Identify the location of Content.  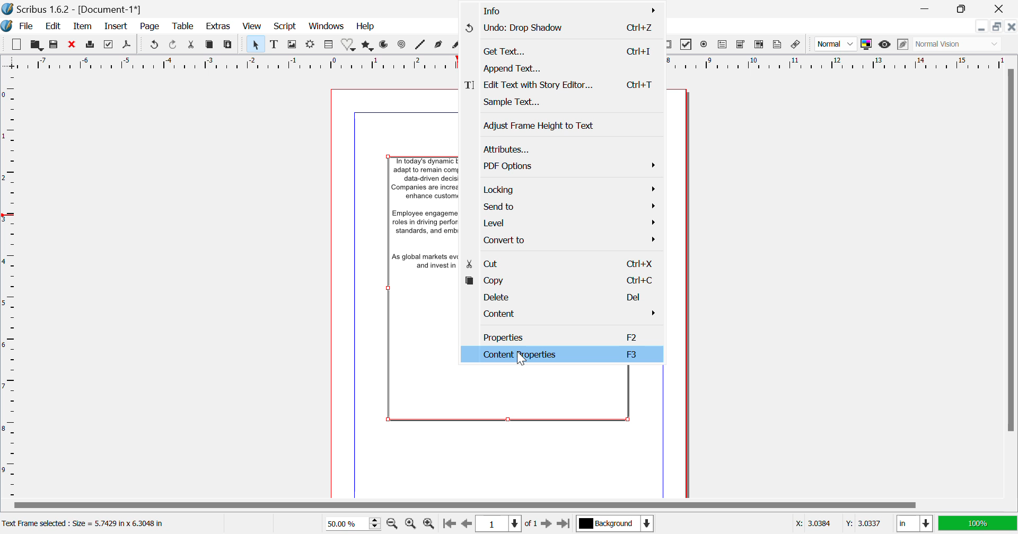
(567, 315).